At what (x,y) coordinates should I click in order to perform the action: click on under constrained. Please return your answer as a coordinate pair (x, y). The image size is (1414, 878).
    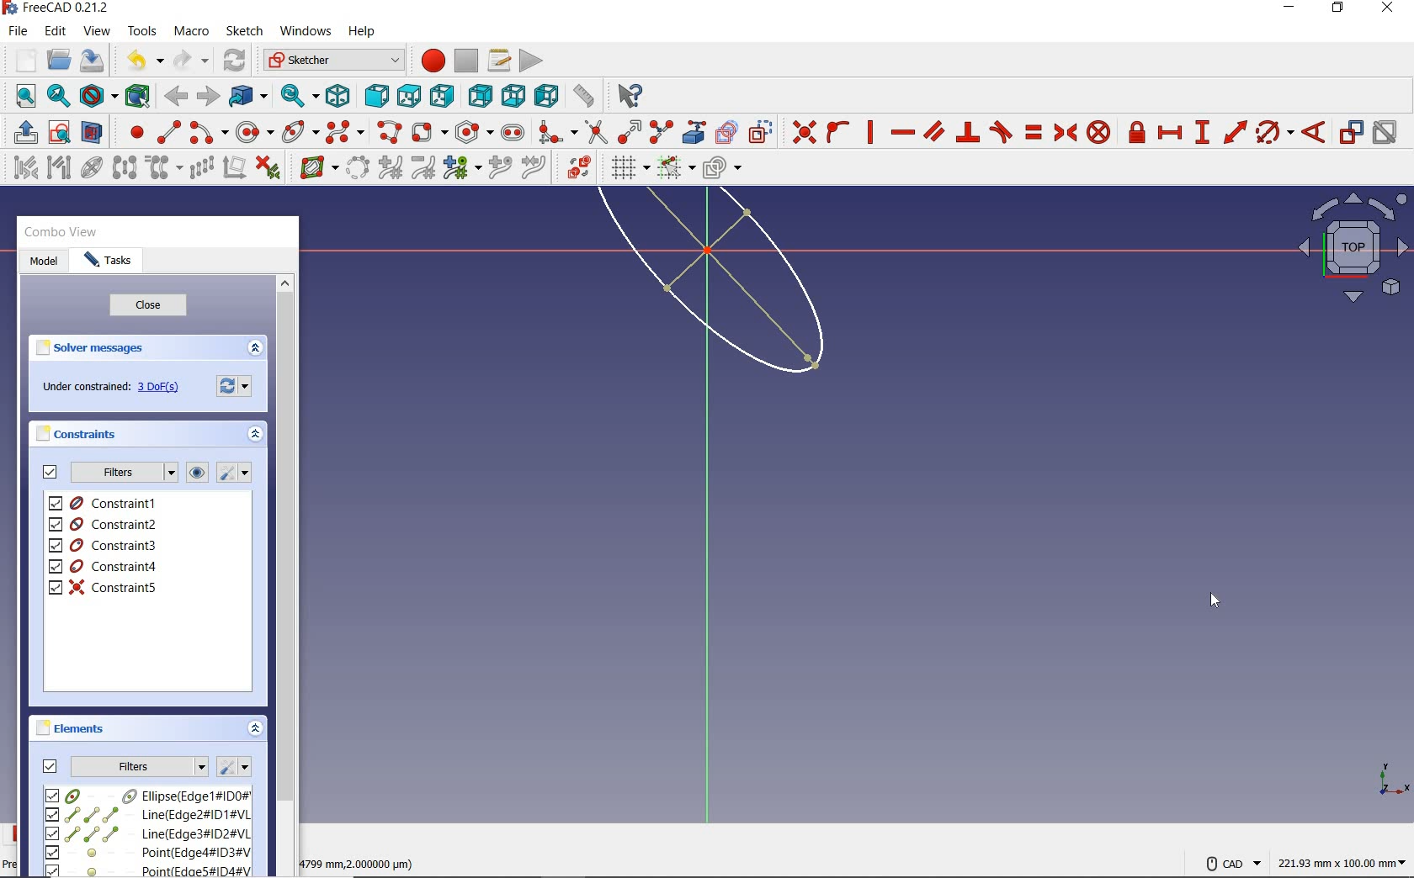
    Looking at the image, I should click on (115, 388).